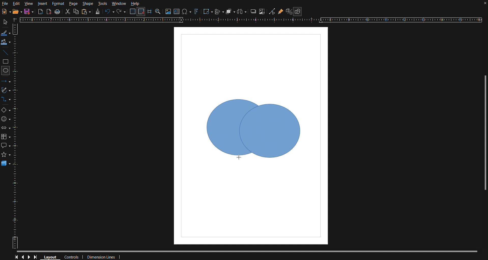  Describe the element at coordinates (26, 256) in the screenshot. I see `Controls` at that location.